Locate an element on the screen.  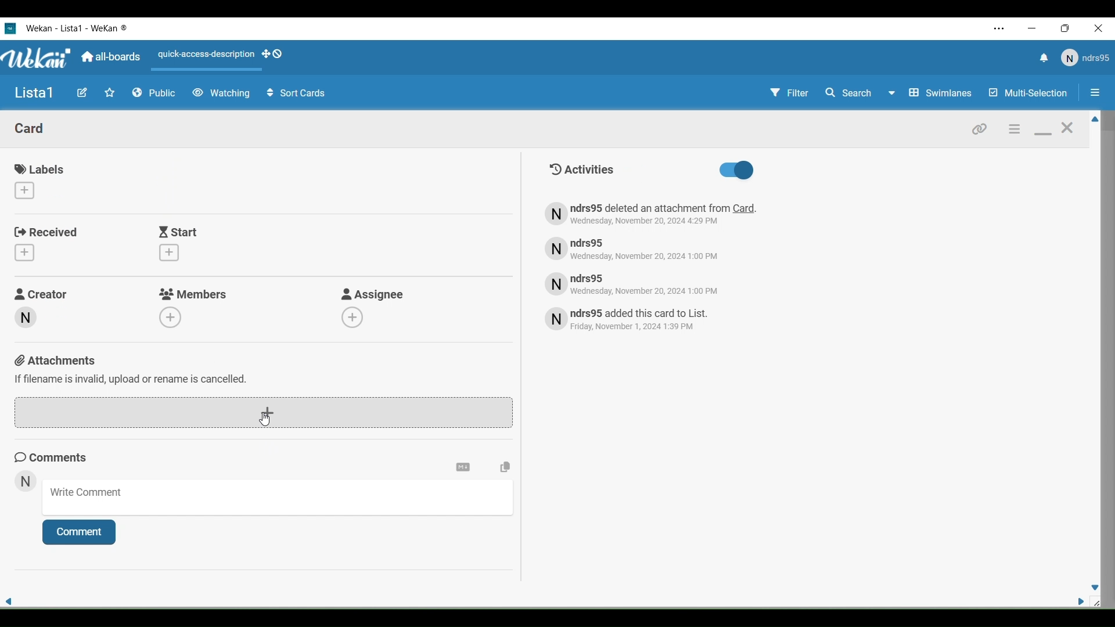
Text is located at coordinates (653, 214).